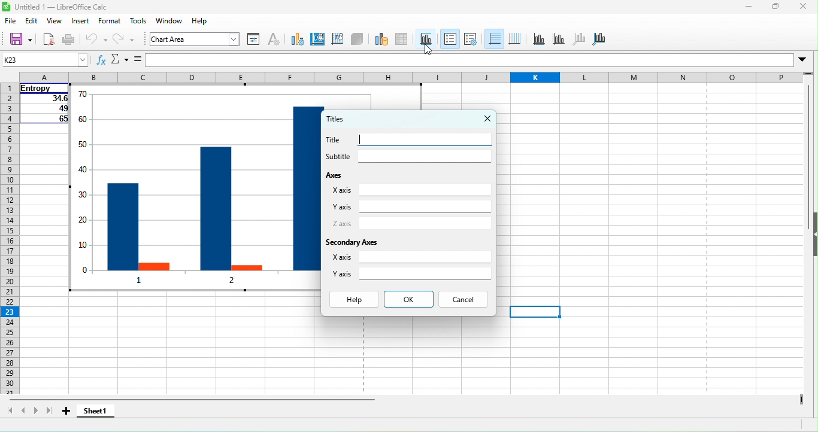 This screenshot has width=818, height=432. Describe the element at coordinates (558, 39) in the screenshot. I see `y axis` at that location.